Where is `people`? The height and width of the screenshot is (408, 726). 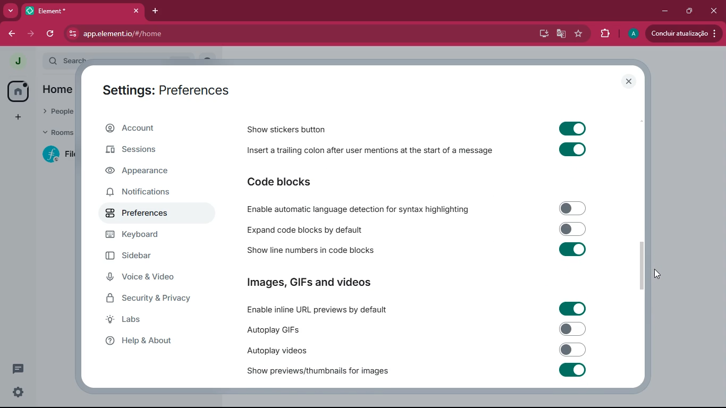 people is located at coordinates (58, 112).